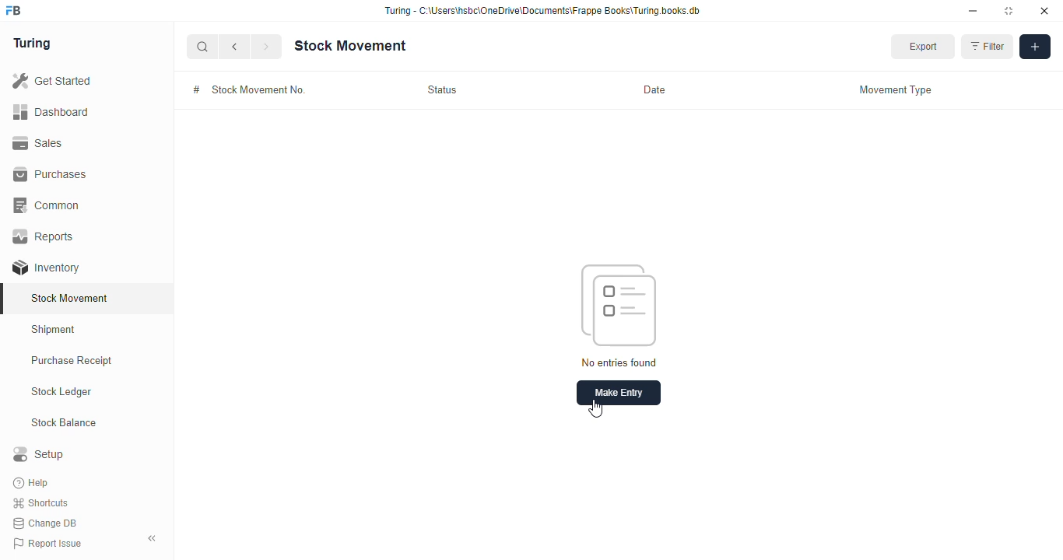 The height and width of the screenshot is (560, 1063). I want to click on stock movement no., so click(259, 89).